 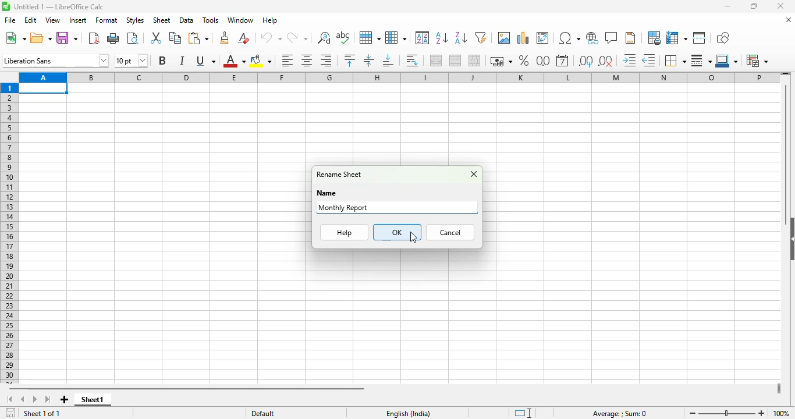 What do you see at coordinates (187, 20) in the screenshot?
I see `data` at bounding box center [187, 20].